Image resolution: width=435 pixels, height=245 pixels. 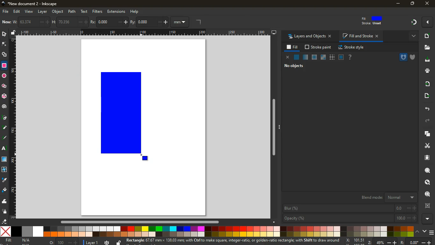 I want to click on glass, so click(x=341, y=57).